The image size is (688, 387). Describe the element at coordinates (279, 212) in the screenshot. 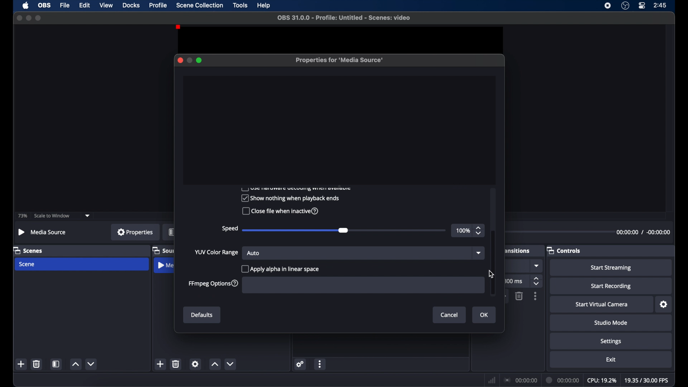

I see `Close file when inactive` at that location.